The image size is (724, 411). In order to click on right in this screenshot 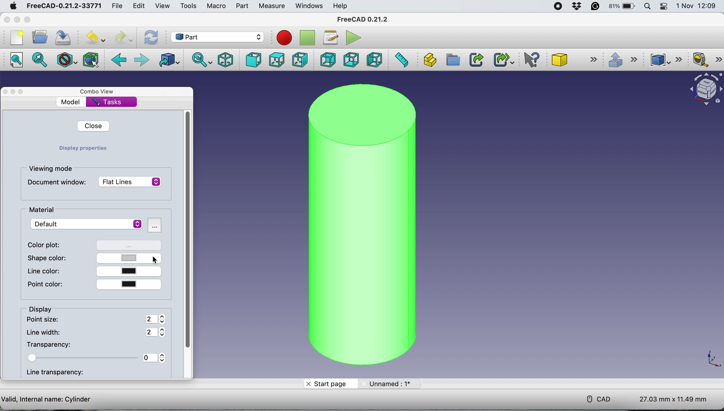, I will do `click(299, 60)`.